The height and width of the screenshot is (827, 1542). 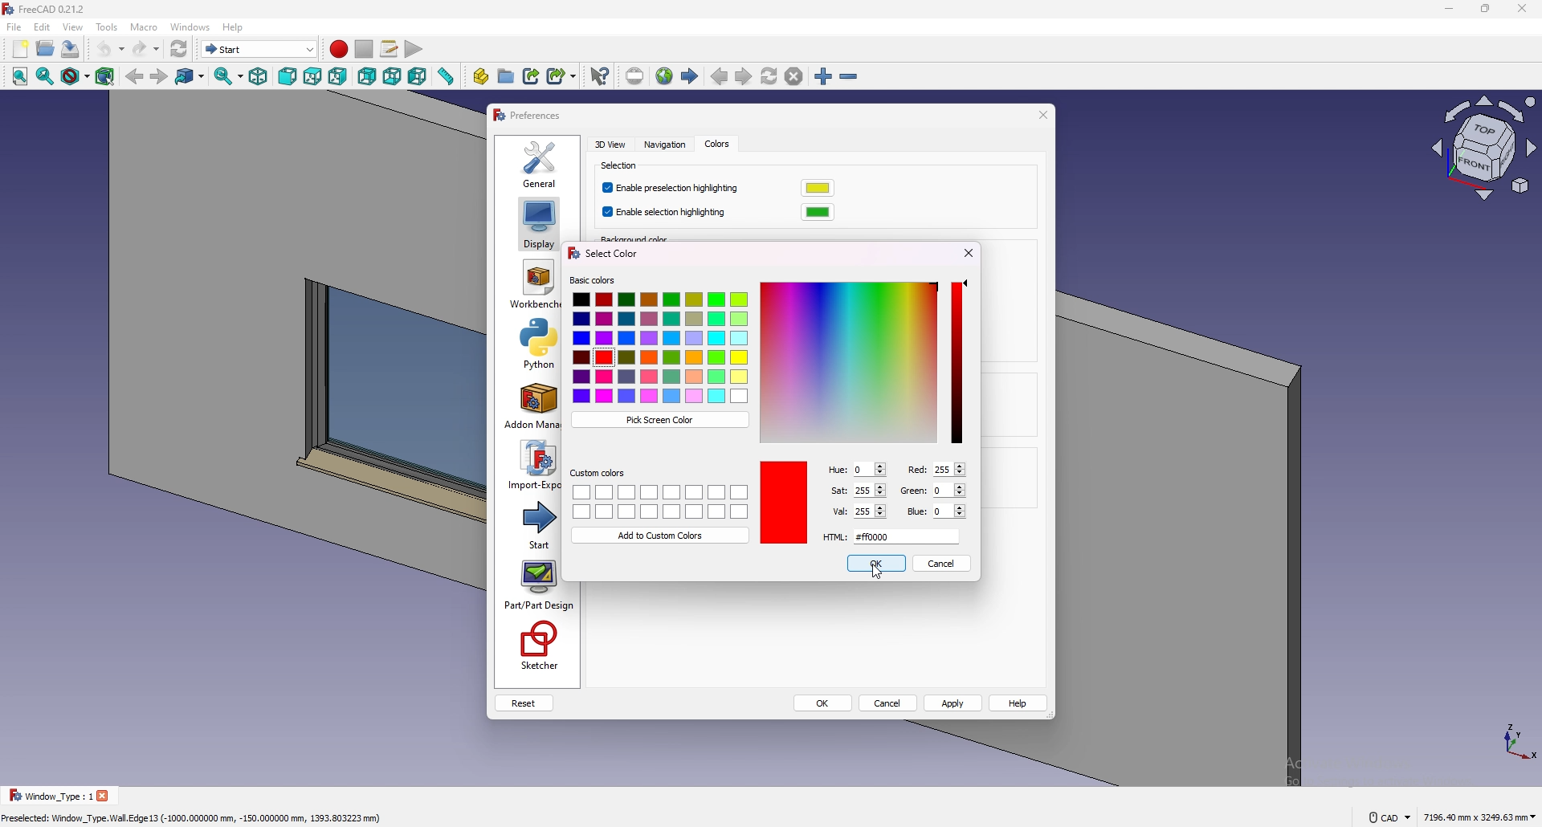 I want to click on windows, so click(x=191, y=26).